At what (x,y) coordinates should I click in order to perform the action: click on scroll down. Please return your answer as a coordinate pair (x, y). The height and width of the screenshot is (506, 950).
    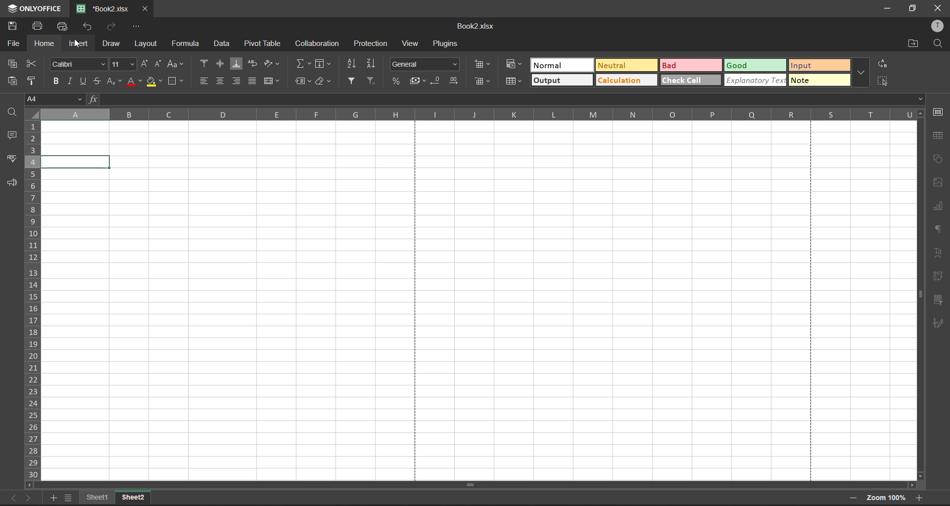
    Looking at the image, I should click on (919, 476).